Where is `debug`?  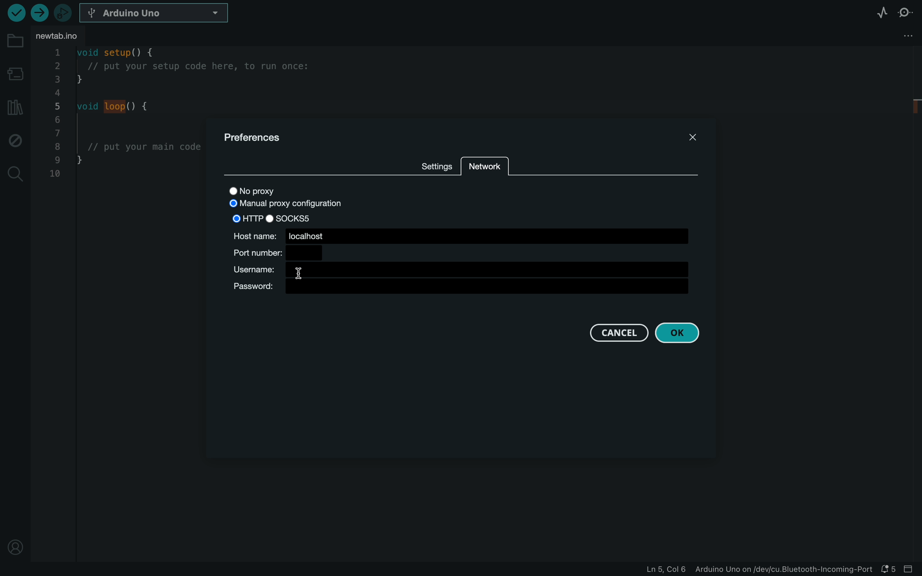 debug is located at coordinates (13, 139).